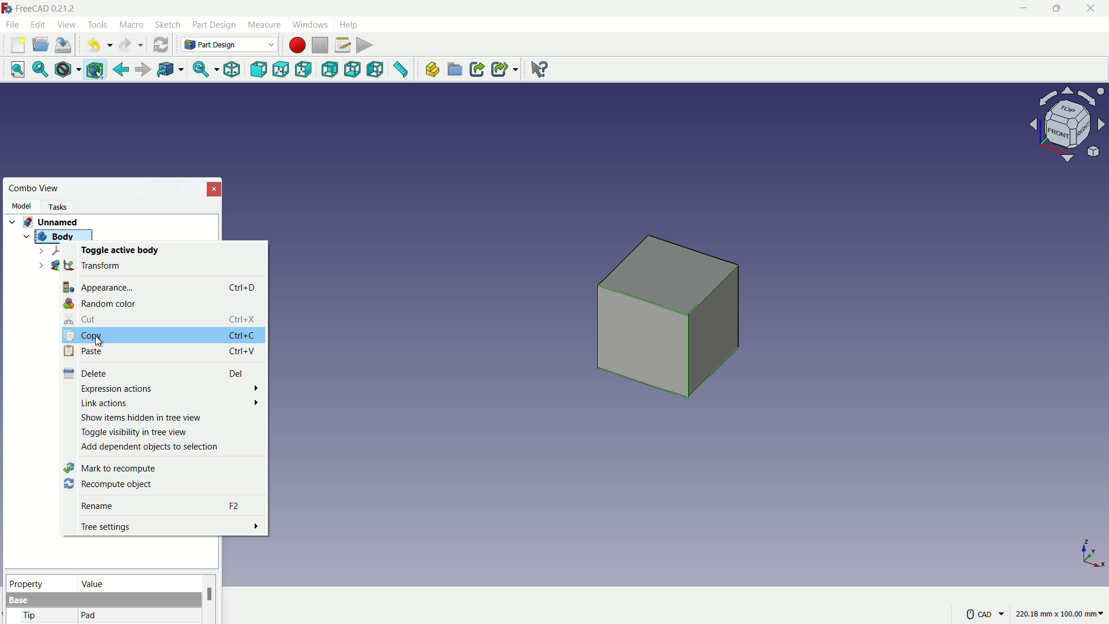 The width and height of the screenshot is (1109, 624). What do you see at coordinates (1092, 9) in the screenshot?
I see `close app` at bounding box center [1092, 9].